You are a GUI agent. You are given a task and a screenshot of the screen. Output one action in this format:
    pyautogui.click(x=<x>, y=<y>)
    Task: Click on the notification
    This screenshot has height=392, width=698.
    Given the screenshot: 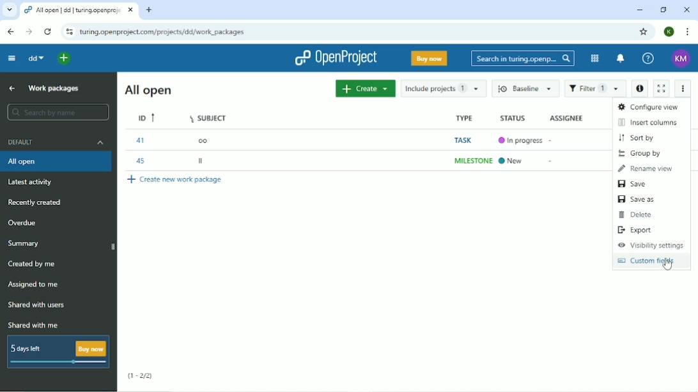 What is the action you would take?
    pyautogui.click(x=621, y=59)
    